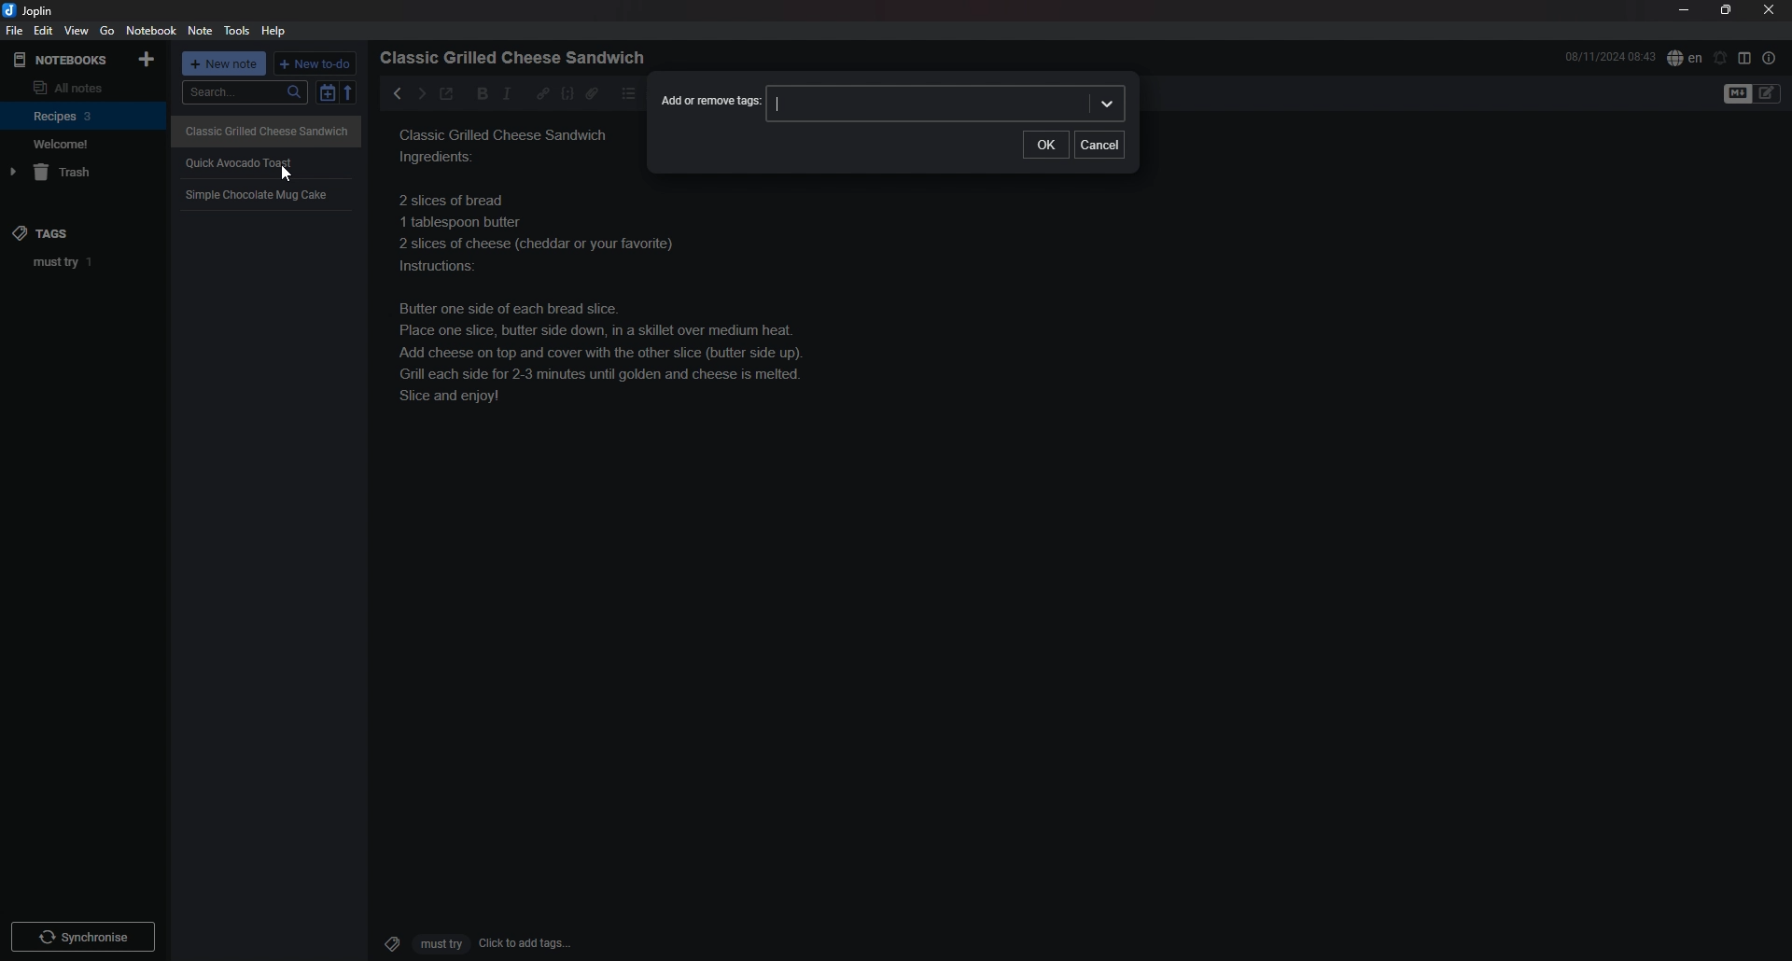  I want to click on notebooks, so click(63, 60).